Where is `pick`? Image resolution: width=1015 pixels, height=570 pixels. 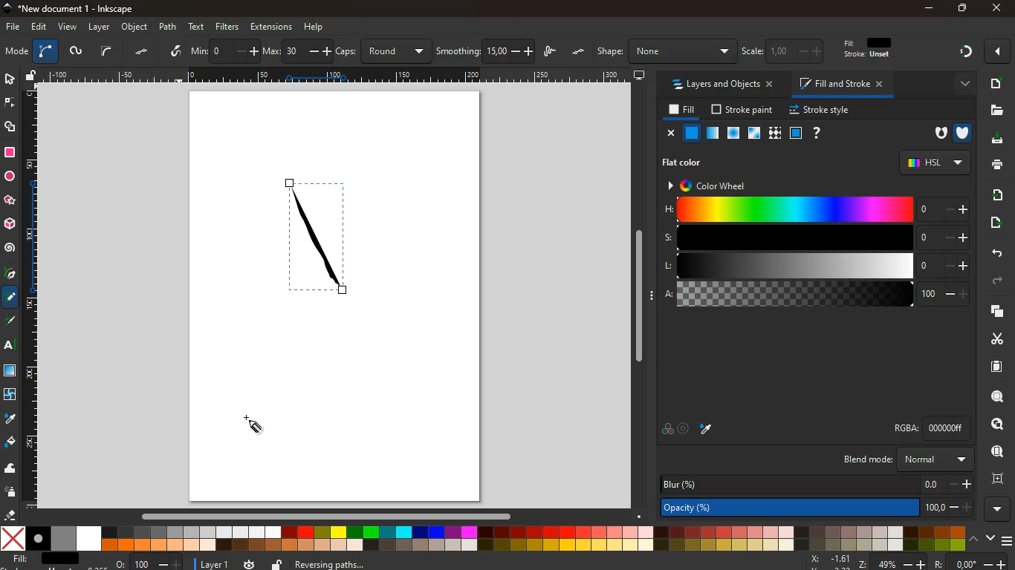 pick is located at coordinates (9, 275).